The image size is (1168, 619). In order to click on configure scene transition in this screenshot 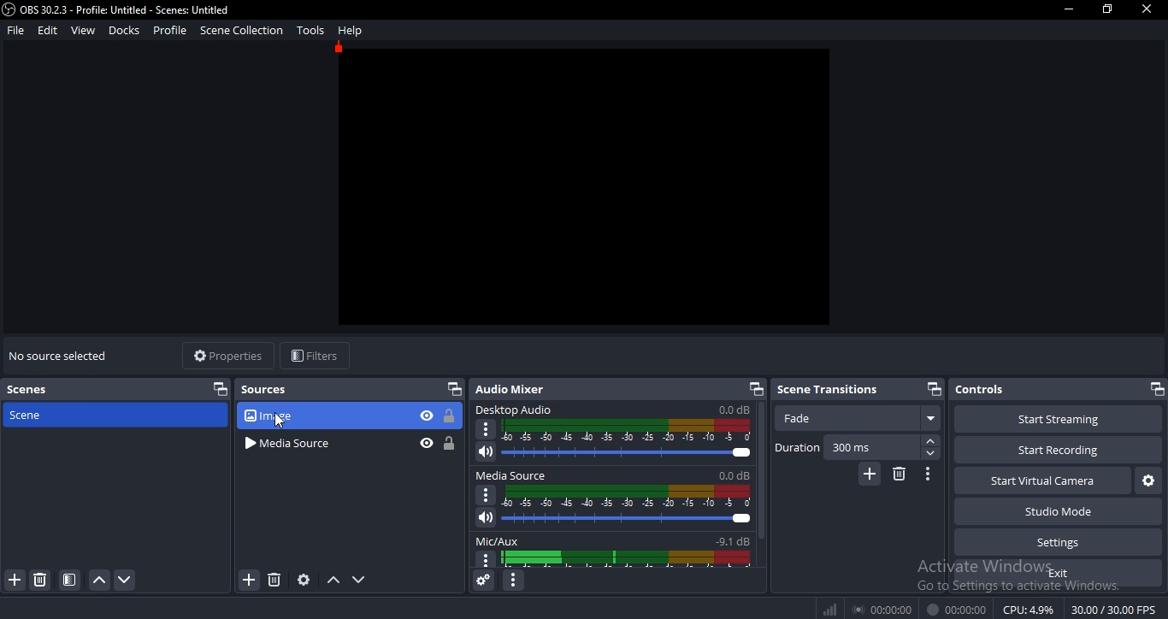, I will do `click(926, 475)`.